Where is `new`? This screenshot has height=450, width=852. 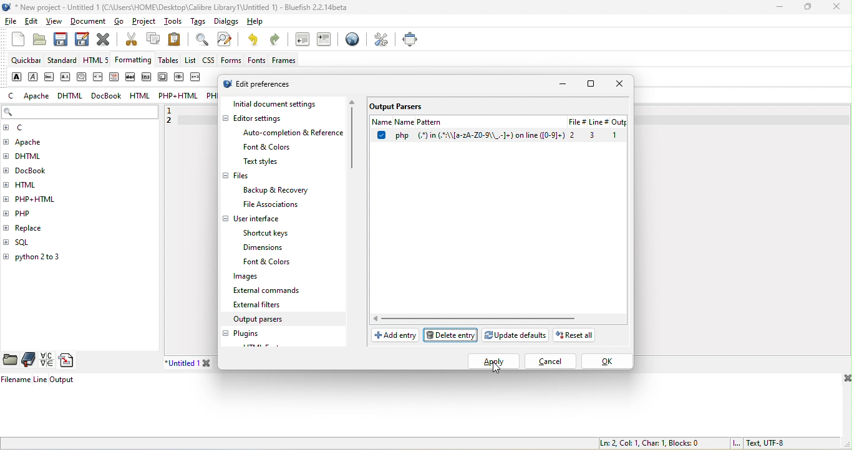
new is located at coordinates (12, 41).